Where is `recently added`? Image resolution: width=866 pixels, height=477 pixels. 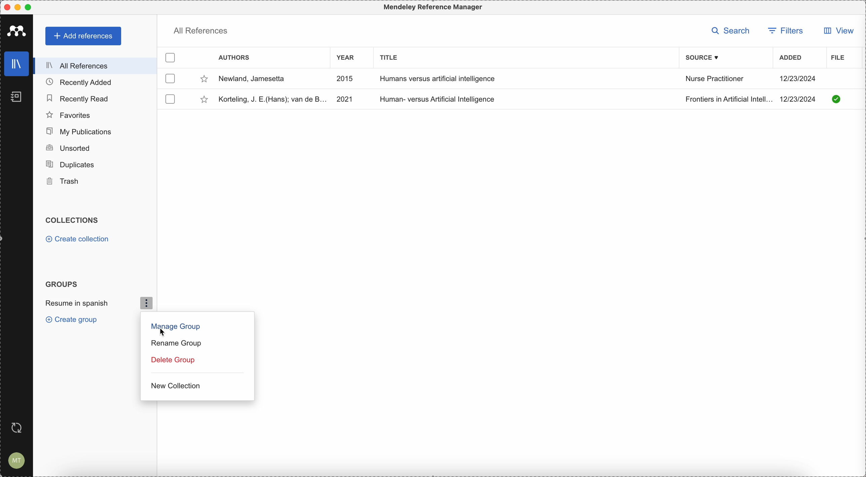 recently added is located at coordinates (79, 82).